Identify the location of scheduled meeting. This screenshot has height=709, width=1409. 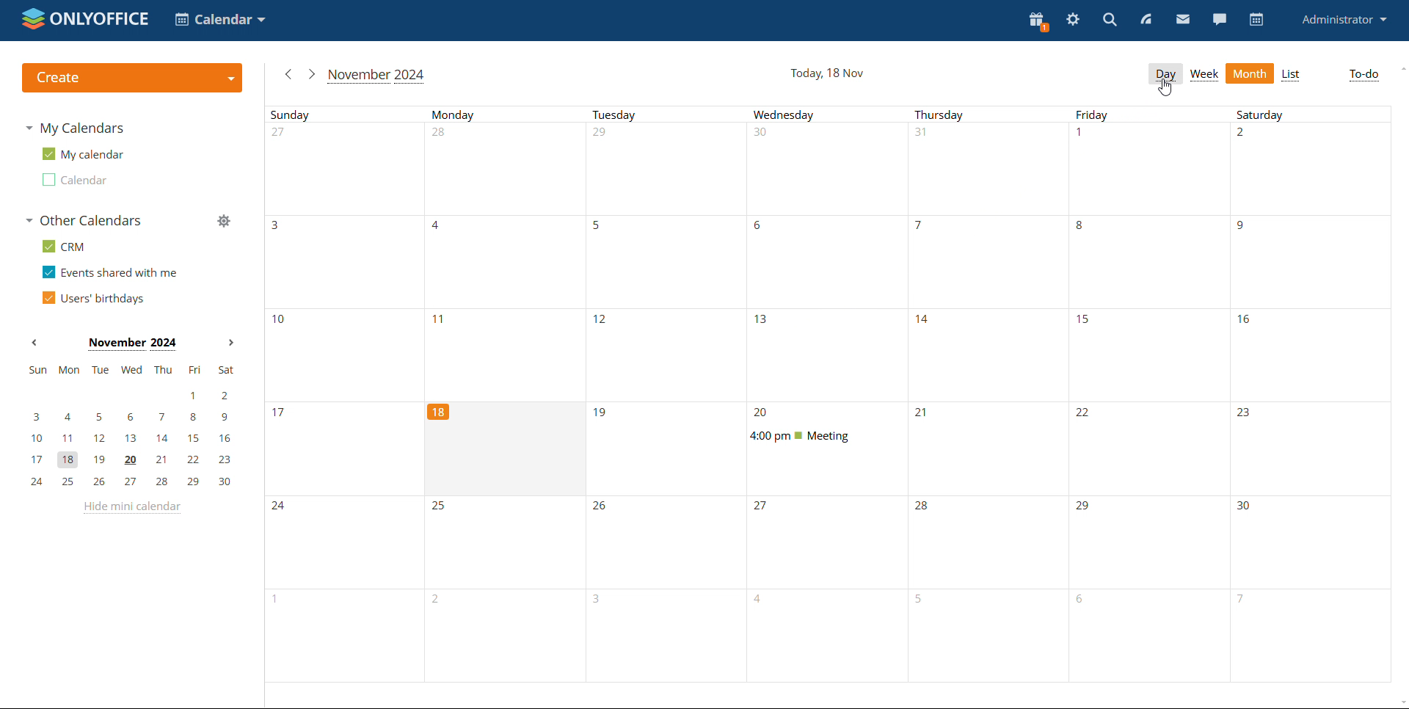
(830, 436).